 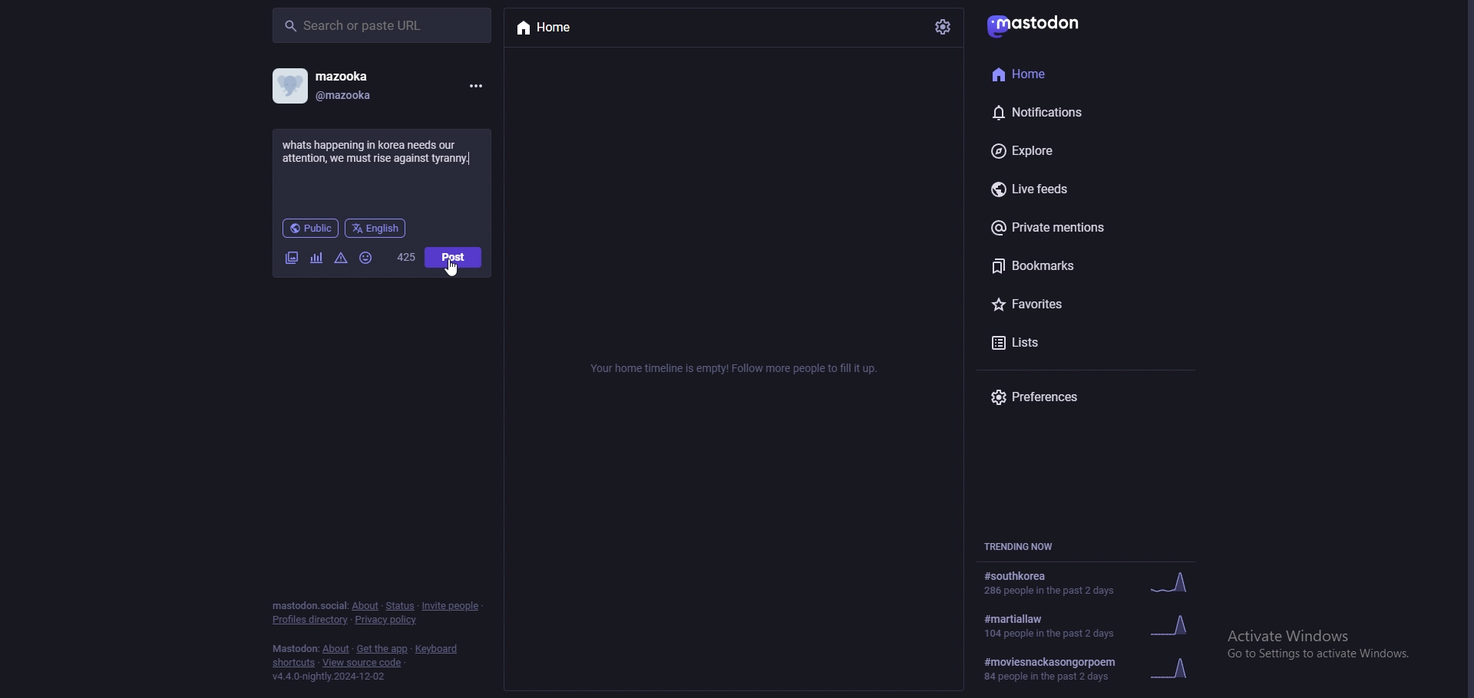 What do you see at coordinates (1078, 230) in the screenshot?
I see `private mentions` at bounding box center [1078, 230].